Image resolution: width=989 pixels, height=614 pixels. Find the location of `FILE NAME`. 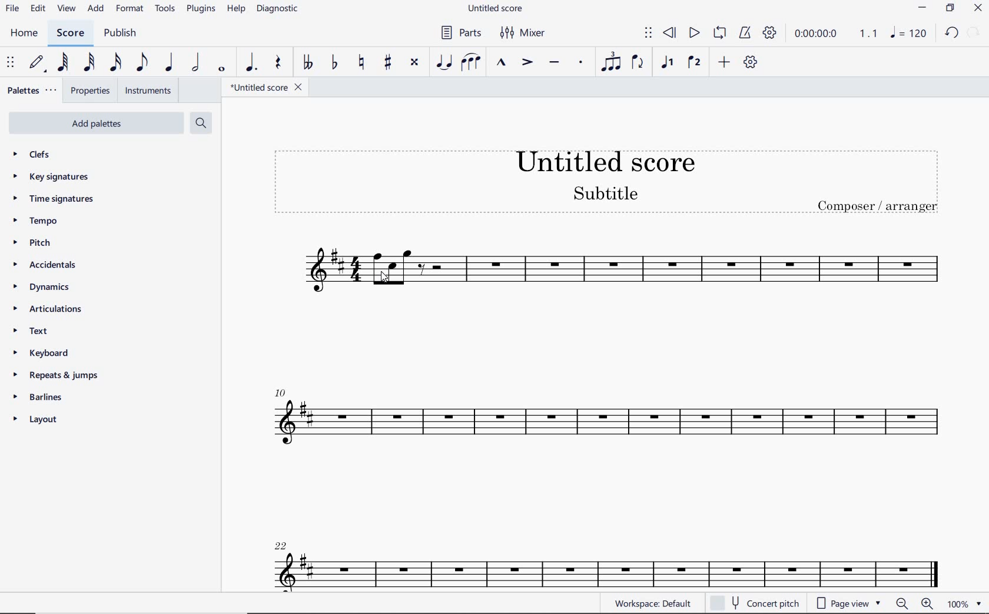

FILE NAME is located at coordinates (497, 9).